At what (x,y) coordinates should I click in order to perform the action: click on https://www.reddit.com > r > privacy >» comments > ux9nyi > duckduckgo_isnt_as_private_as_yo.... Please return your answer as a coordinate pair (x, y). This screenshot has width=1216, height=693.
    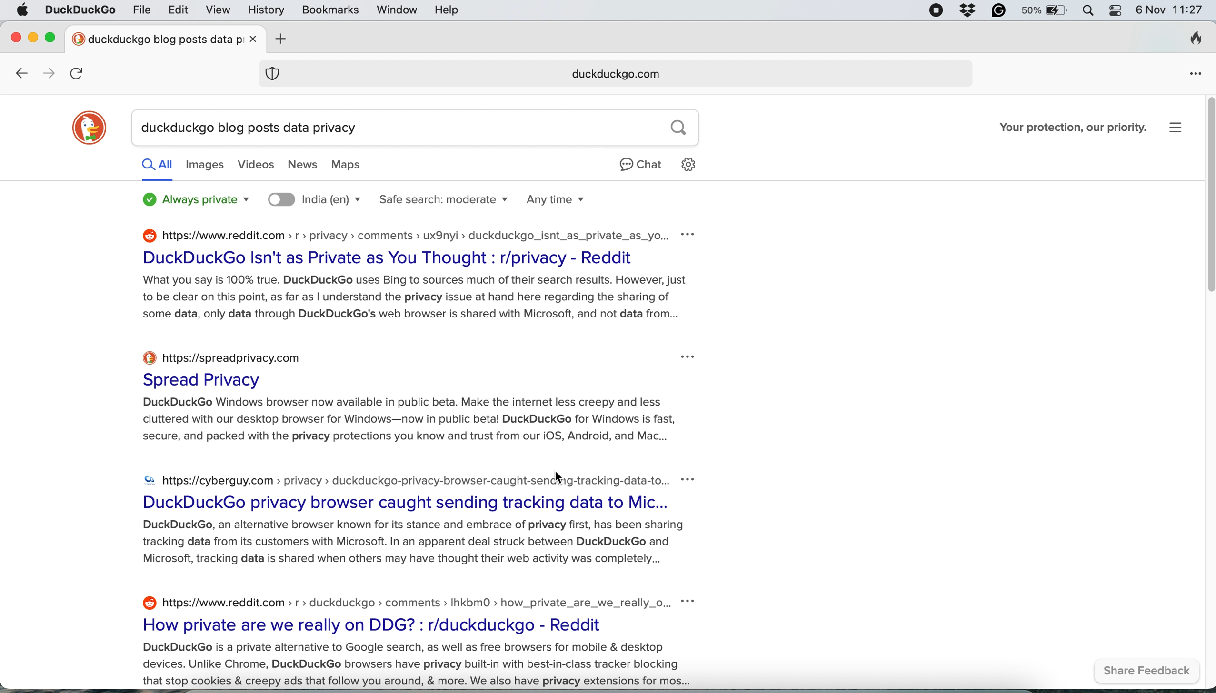
    Looking at the image, I should click on (395, 234).